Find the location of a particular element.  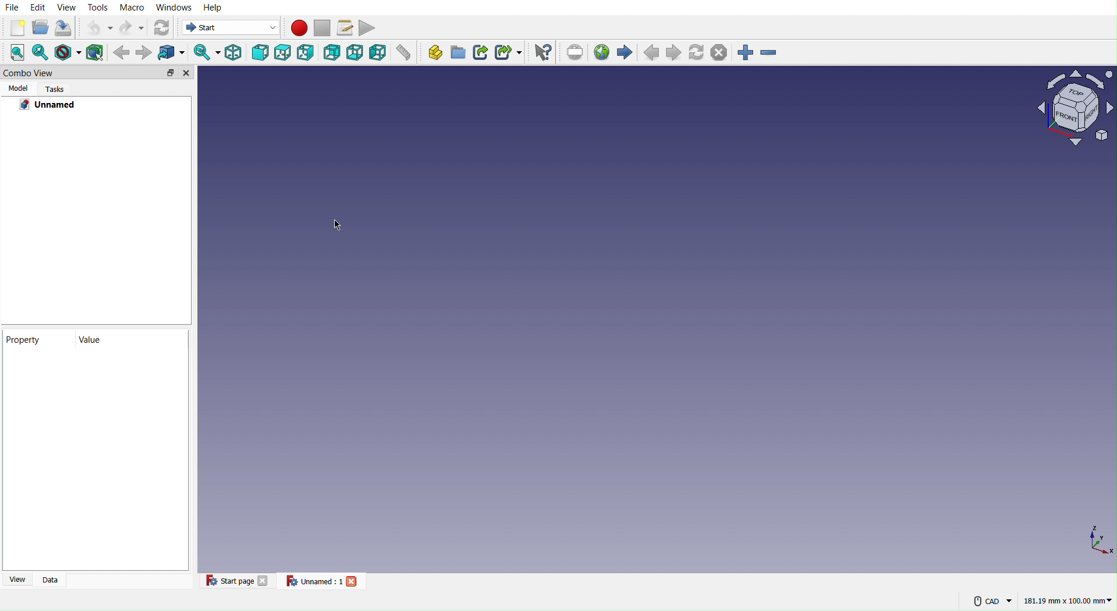

Set to left view is located at coordinates (378, 52).